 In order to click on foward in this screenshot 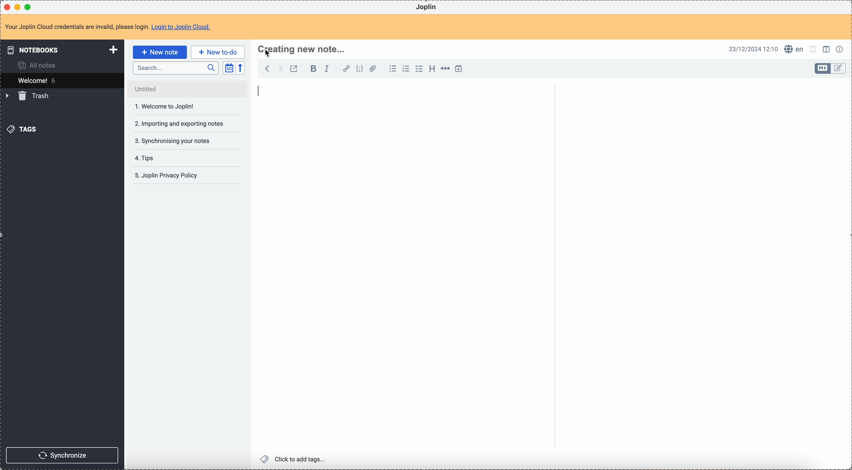, I will do `click(279, 68)`.